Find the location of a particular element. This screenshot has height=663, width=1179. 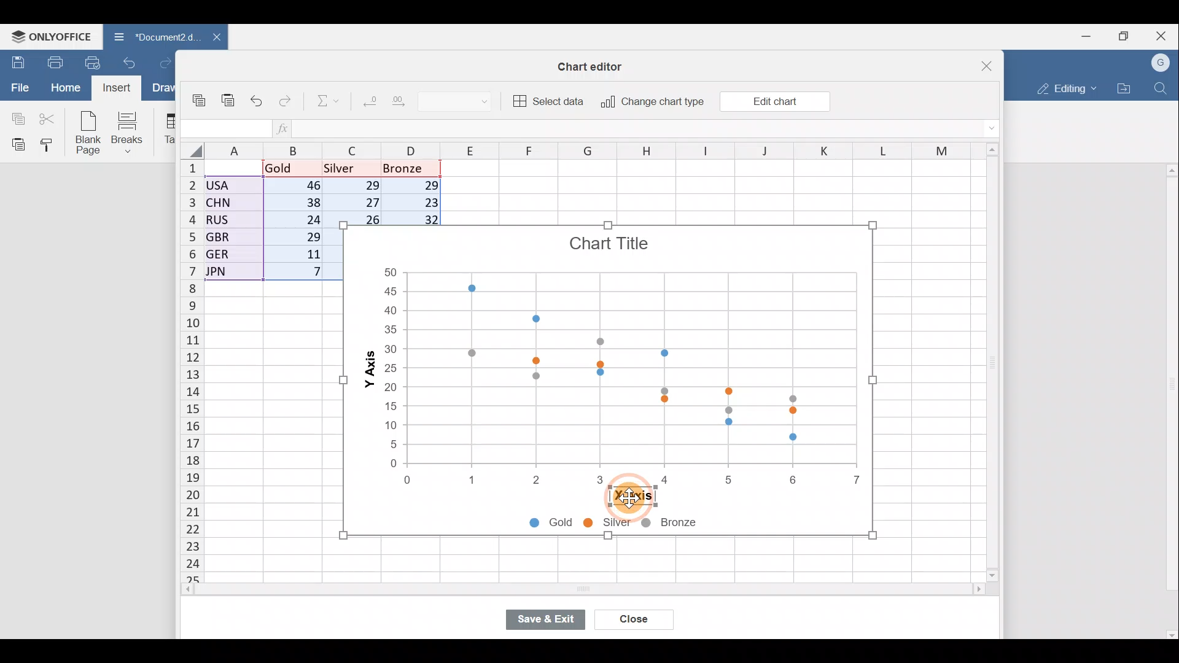

Save & exit is located at coordinates (546, 619).